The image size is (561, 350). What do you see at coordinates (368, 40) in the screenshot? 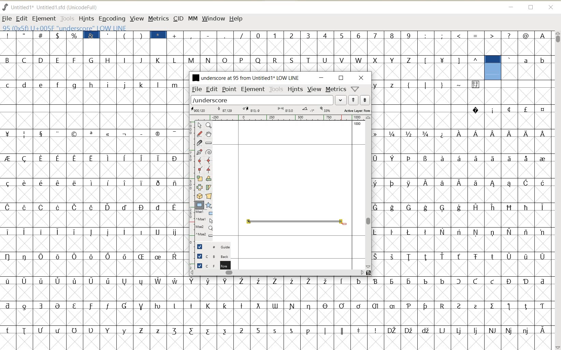
I see `GLYPHY CHARACTERS & NUMBERS` at bounding box center [368, 40].